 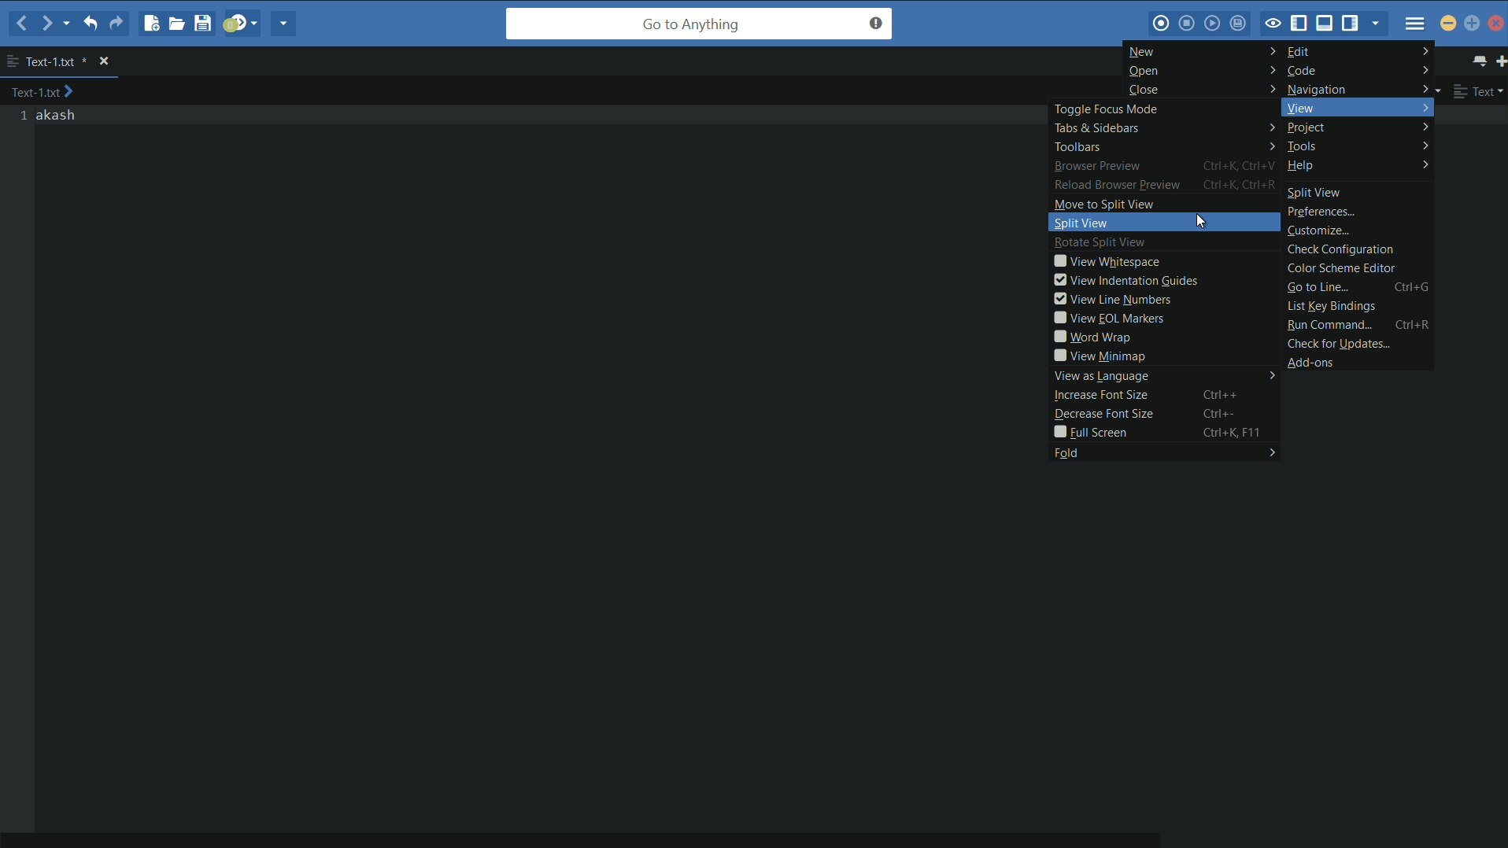 I want to click on line nnumber, so click(x=25, y=116).